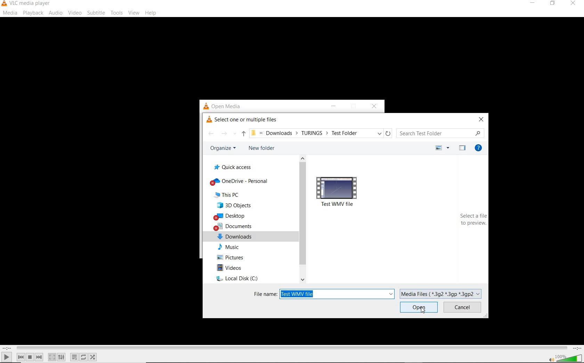  I want to click on select a file to preview, so click(472, 220).